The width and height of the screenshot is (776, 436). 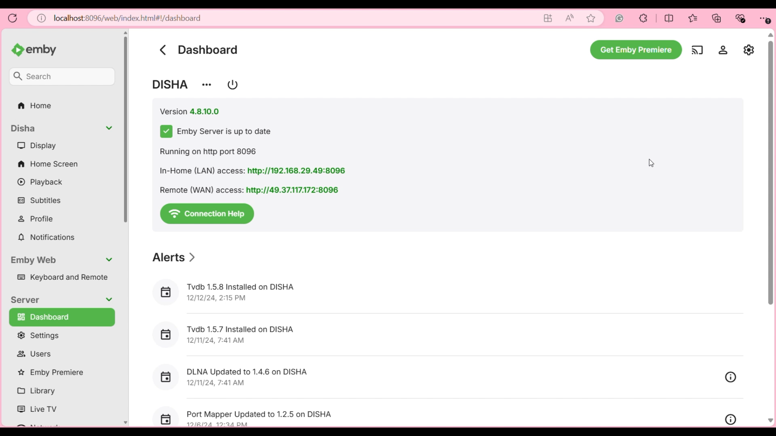 I want to click on Browser collections, so click(x=717, y=18).